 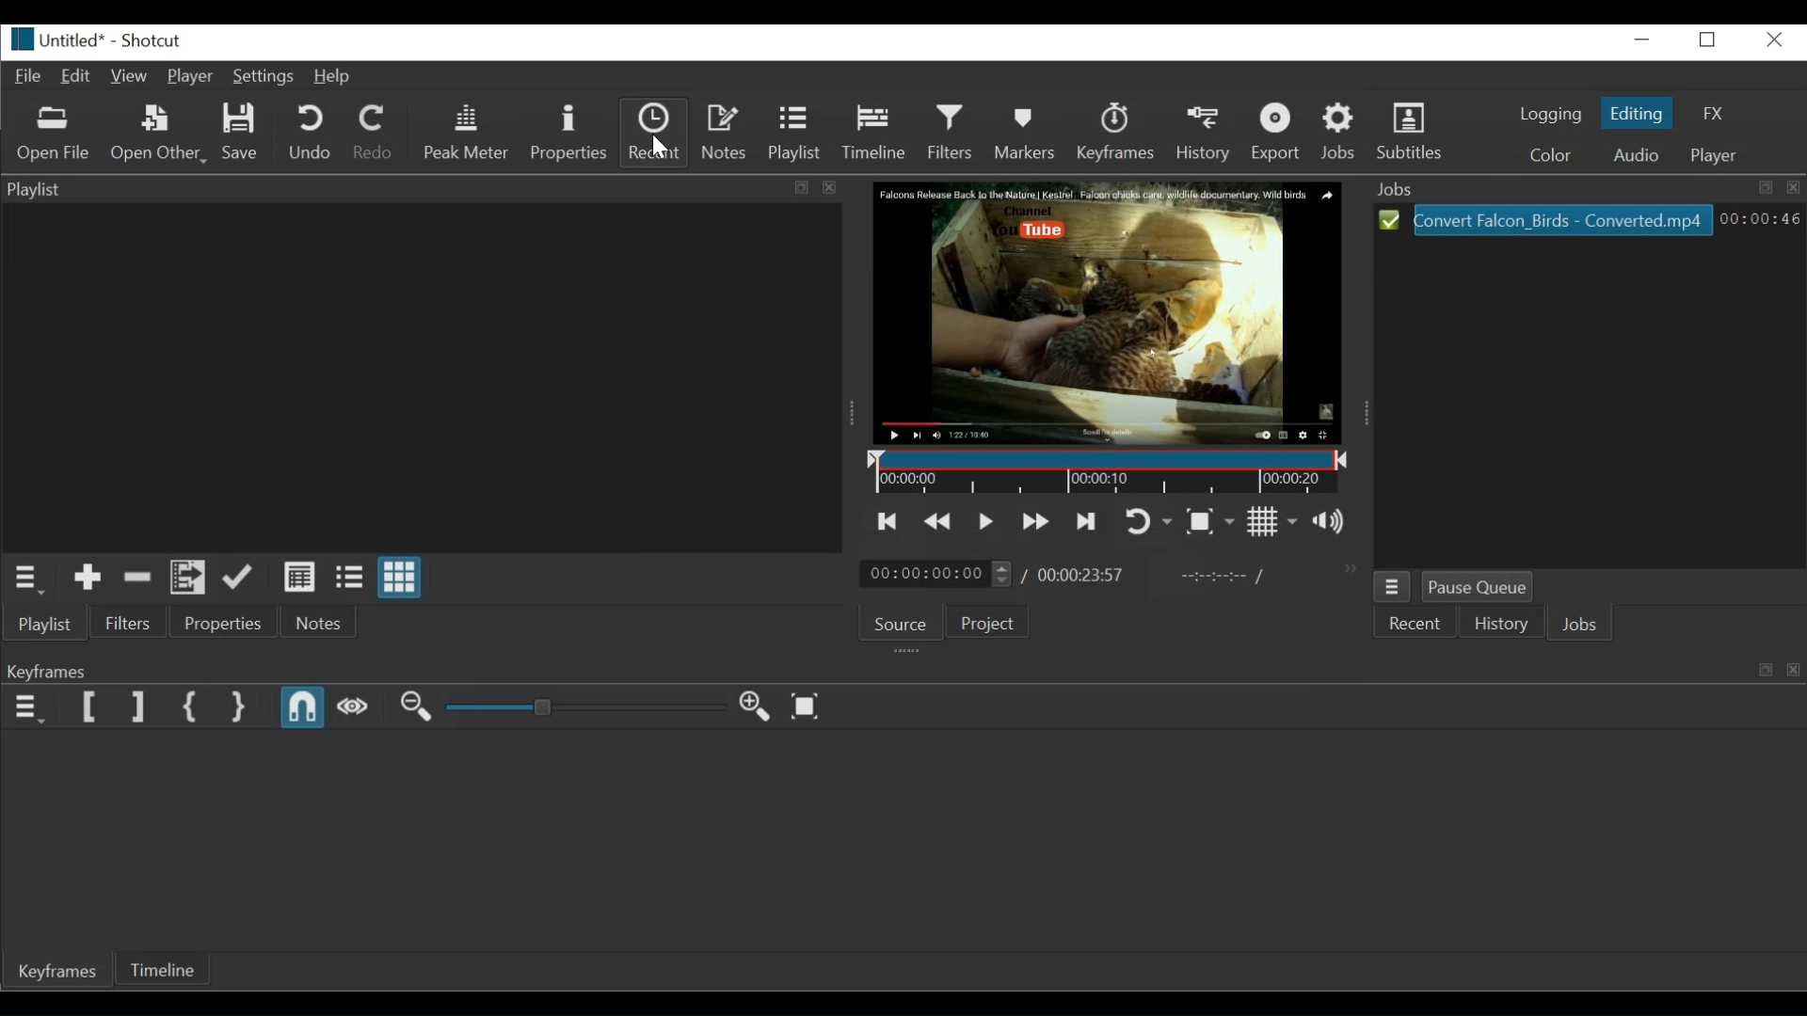 I want to click on Play quickly forward, so click(x=1031, y=521).